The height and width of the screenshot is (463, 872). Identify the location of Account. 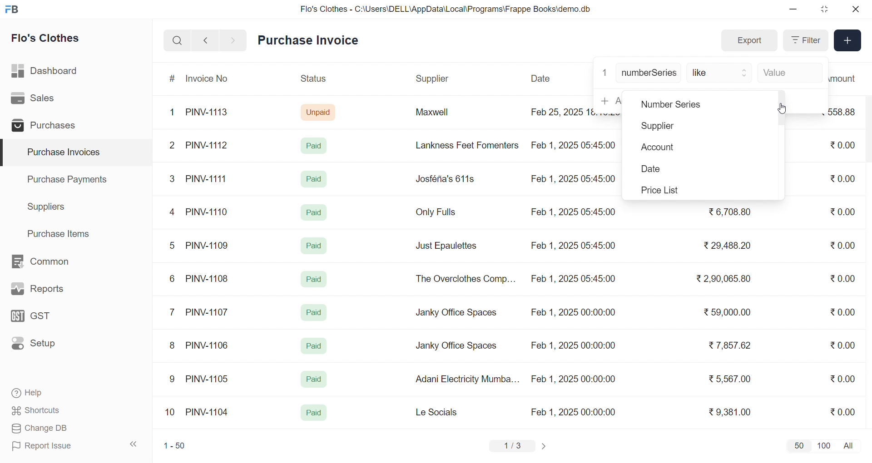
(674, 148).